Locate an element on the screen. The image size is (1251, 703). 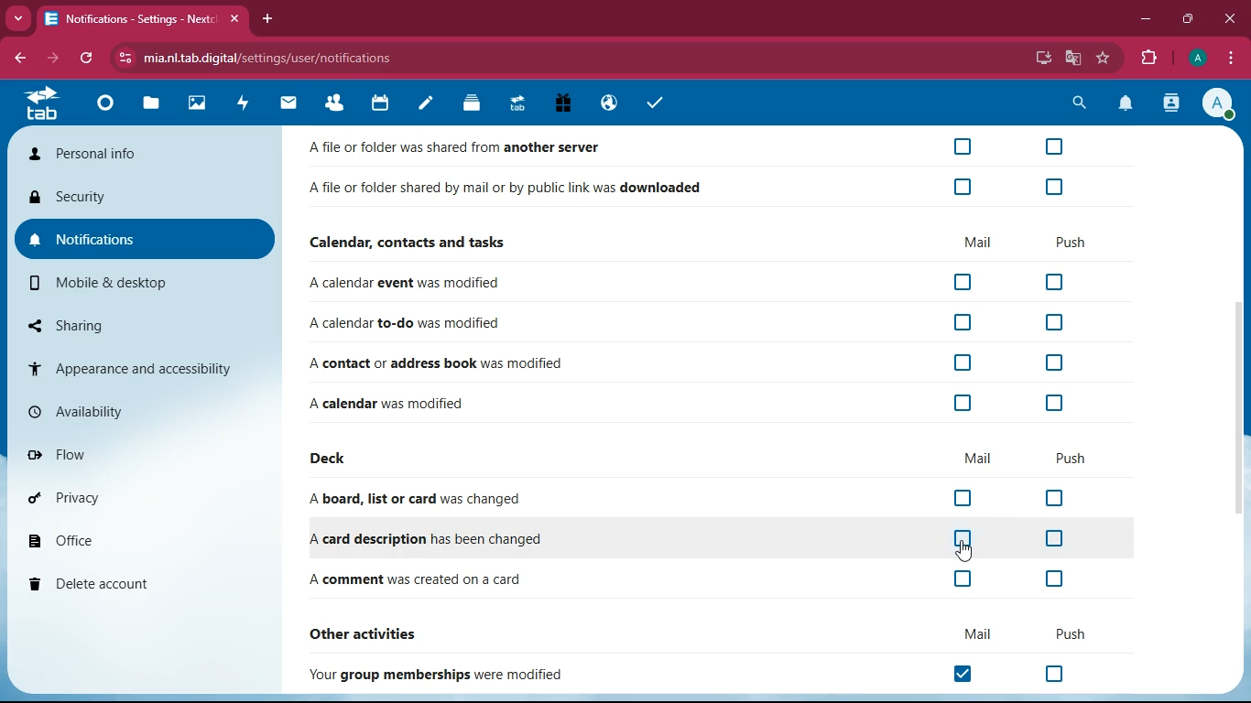
off is located at coordinates (963, 283).